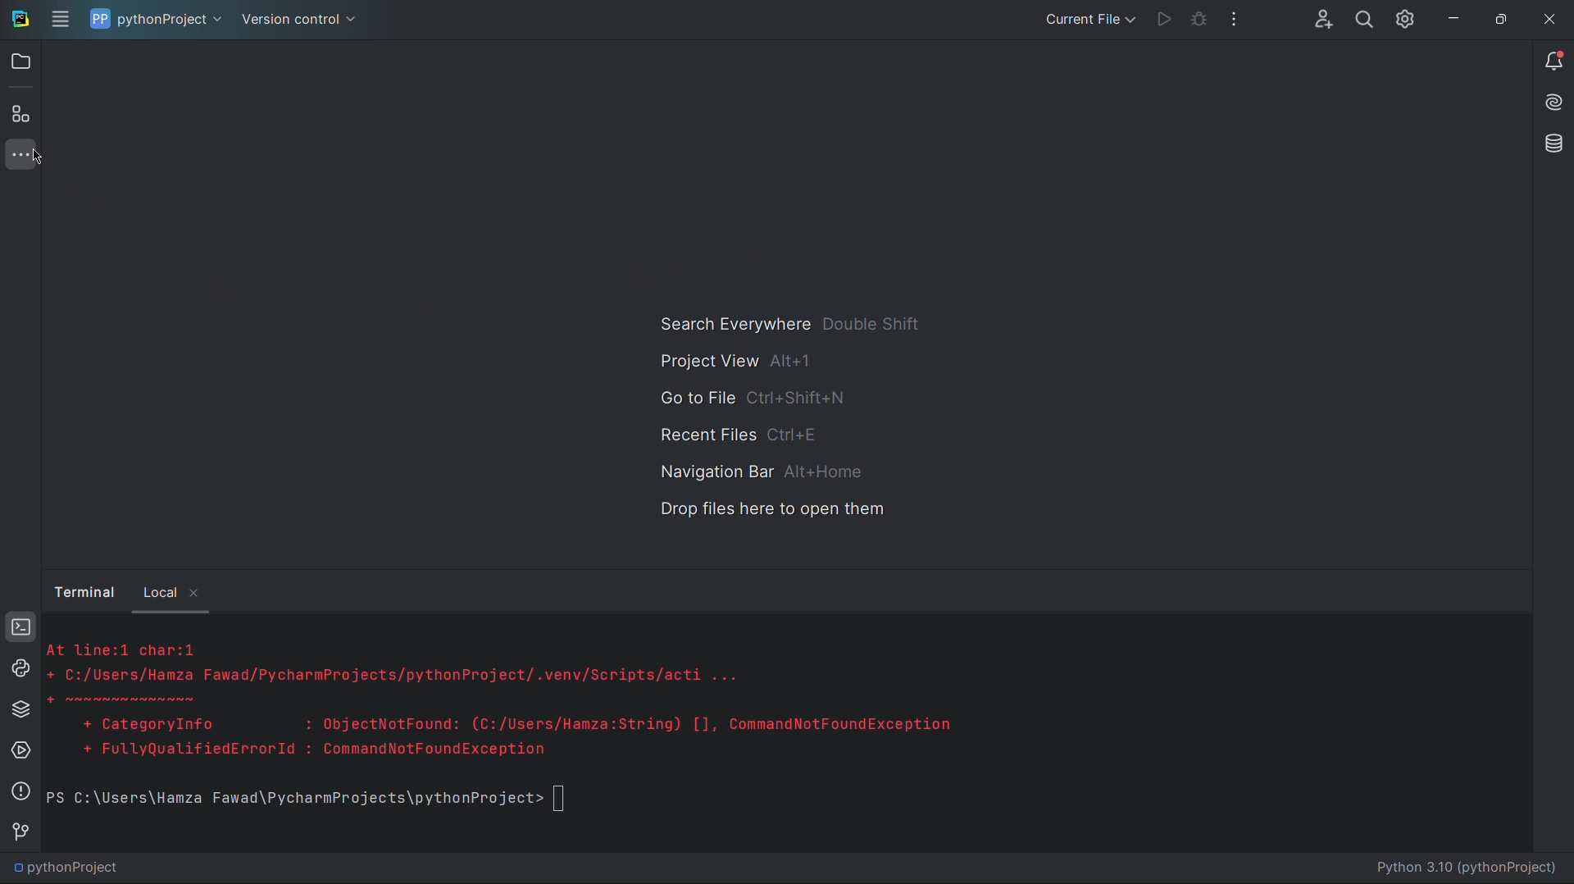 The height and width of the screenshot is (884, 1574). I want to click on Databases, so click(1550, 144).